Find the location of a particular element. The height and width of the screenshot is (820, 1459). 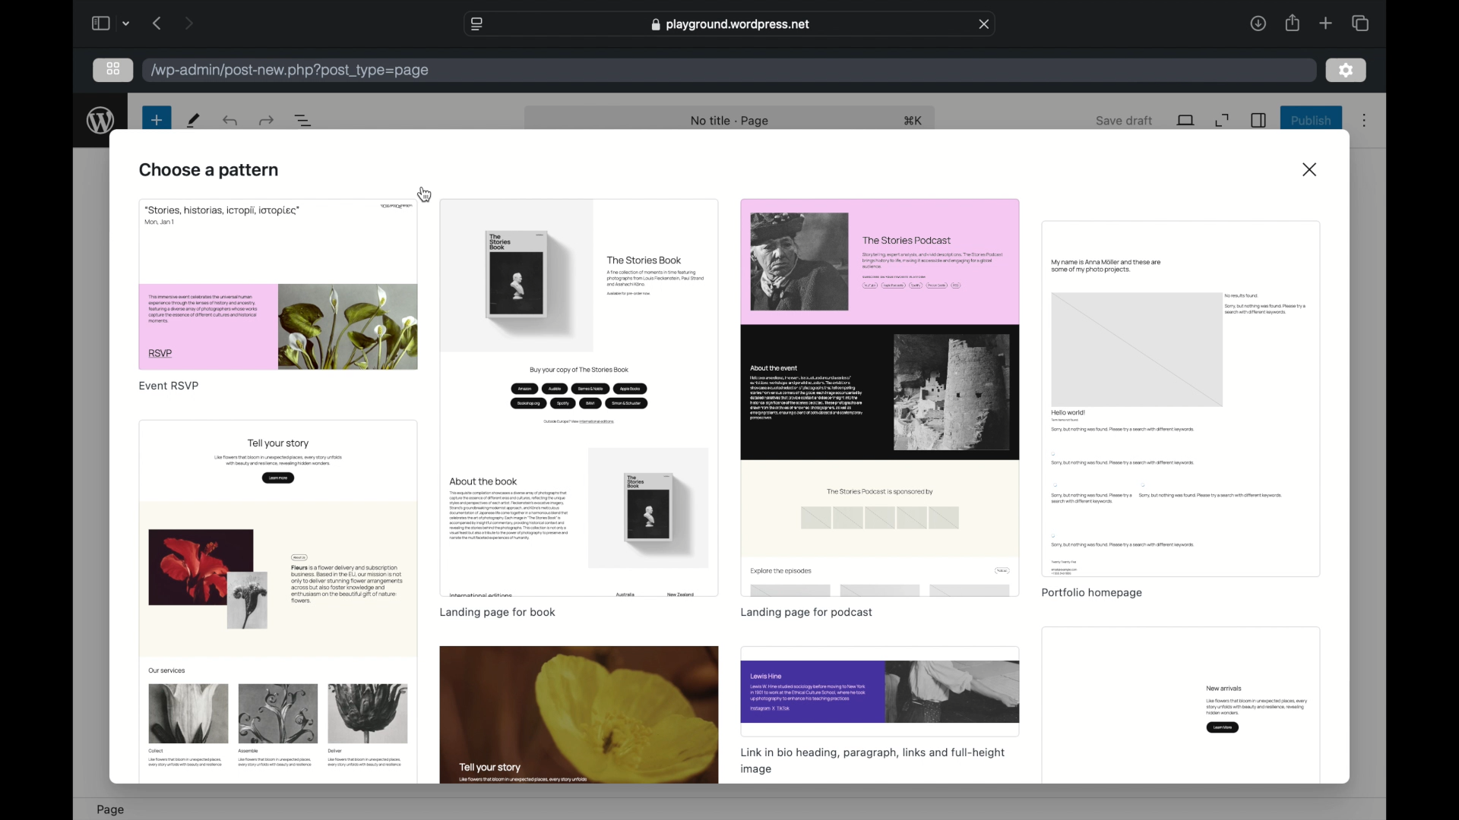

show tab overview is located at coordinates (1360, 22).